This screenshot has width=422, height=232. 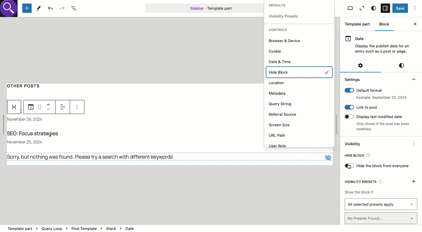 What do you see at coordinates (28, 141) in the screenshot?
I see `november 25, 2024` at bounding box center [28, 141].